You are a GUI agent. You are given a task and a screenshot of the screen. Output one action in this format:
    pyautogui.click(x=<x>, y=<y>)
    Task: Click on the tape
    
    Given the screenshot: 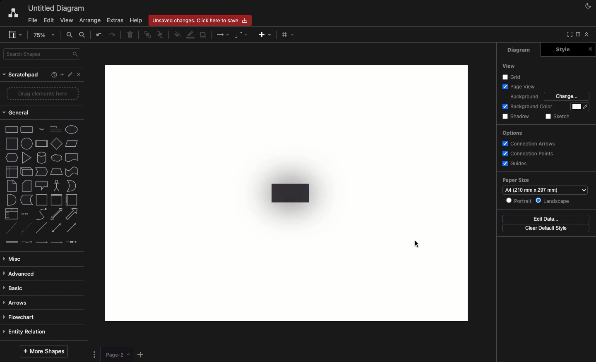 What is the action you would take?
    pyautogui.click(x=72, y=171)
    